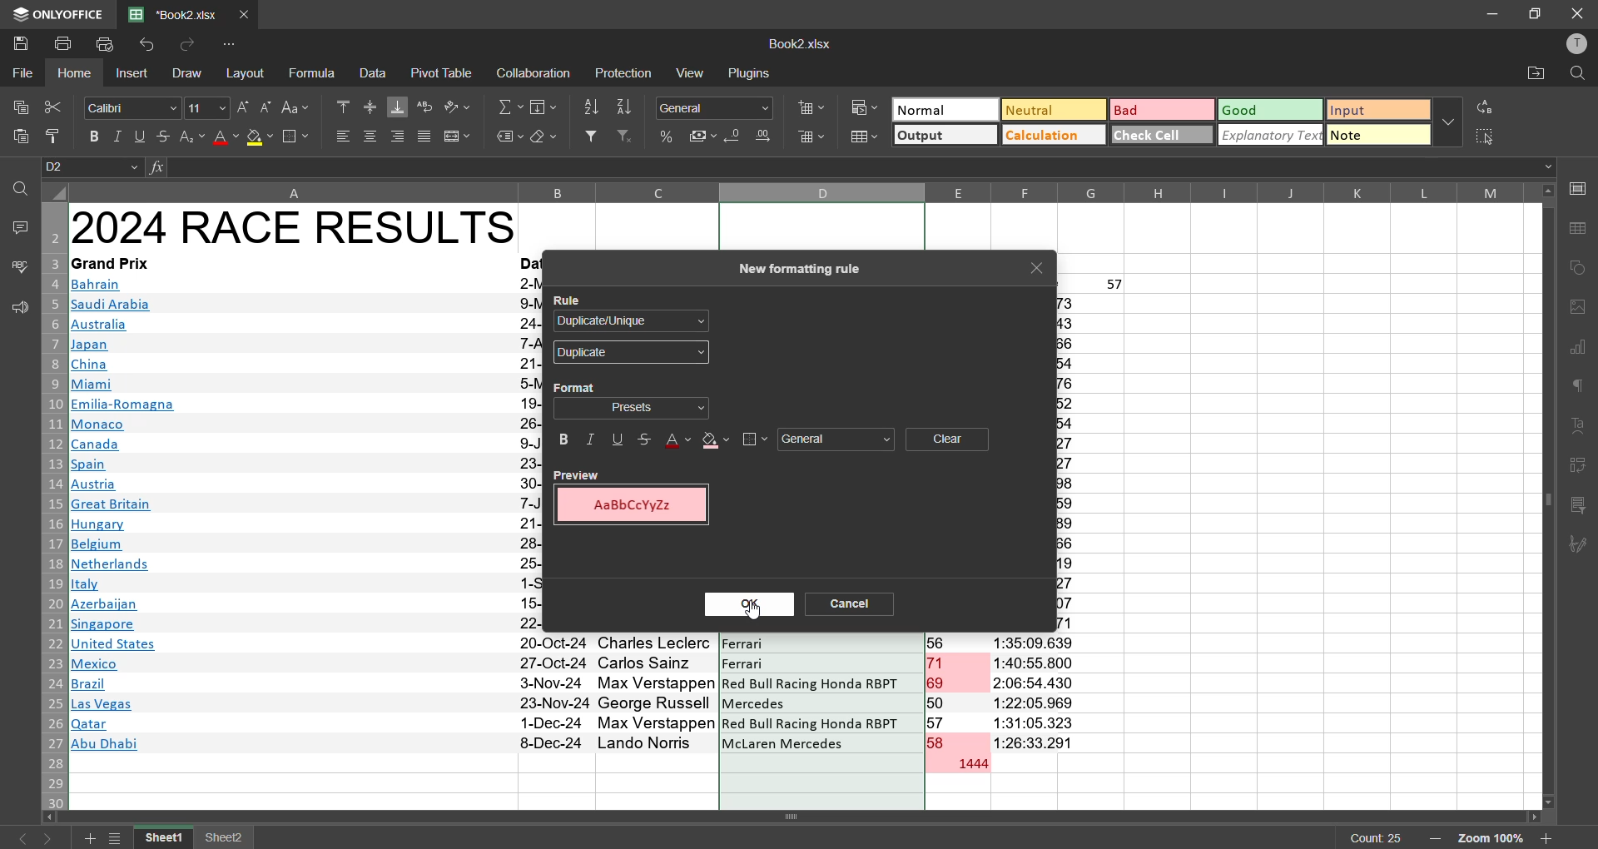 Image resolution: width=1598 pixels, height=849 pixels. What do you see at coordinates (1579, 307) in the screenshot?
I see `images` at bounding box center [1579, 307].